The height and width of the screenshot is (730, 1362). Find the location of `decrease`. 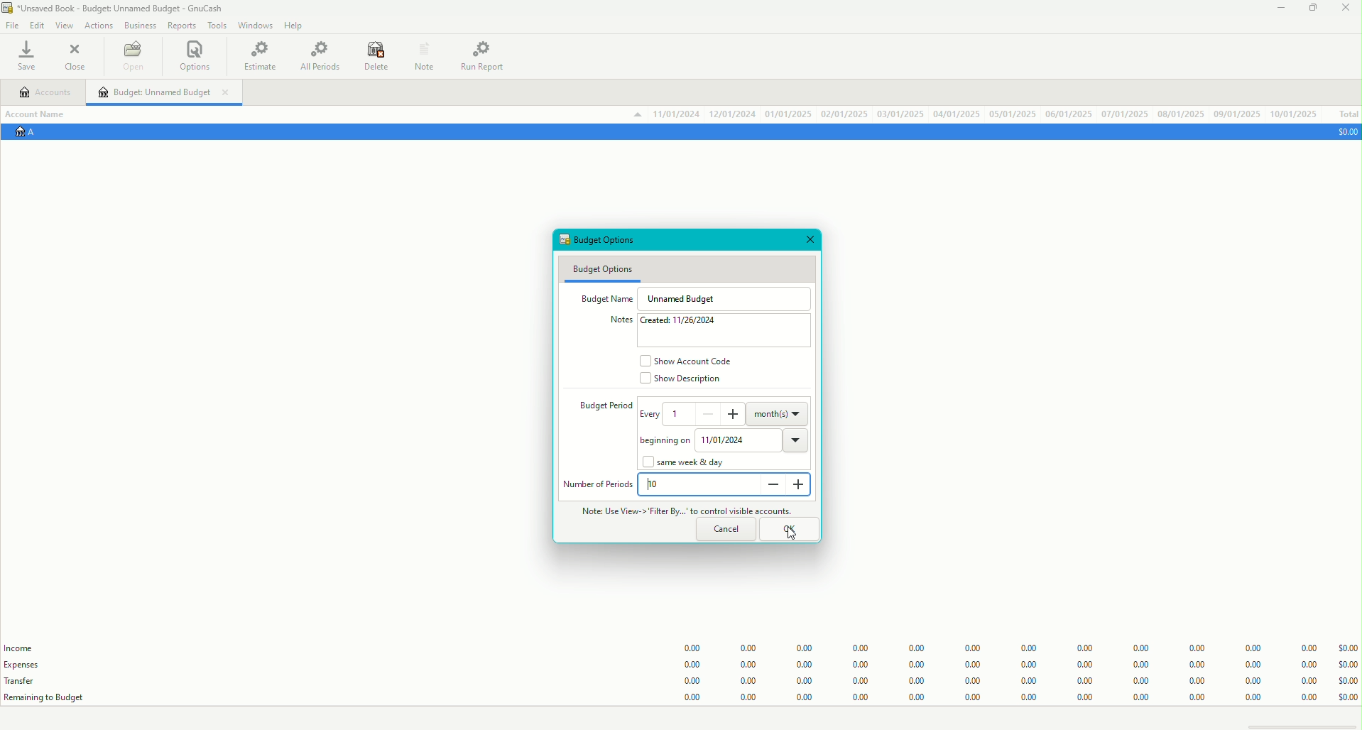

decrease is located at coordinates (707, 415).